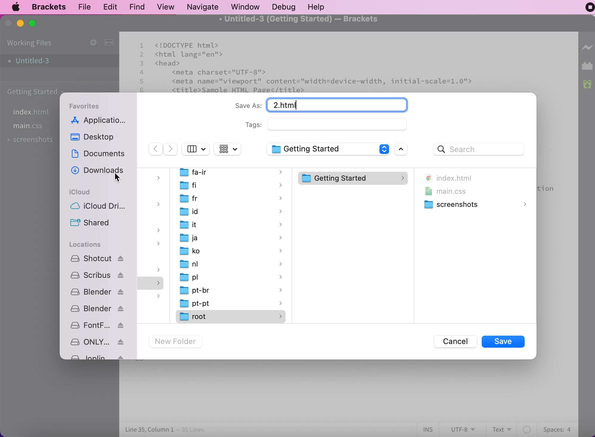 The width and height of the screenshot is (595, 437). I want to click on spaces:4, so click(556, 428).